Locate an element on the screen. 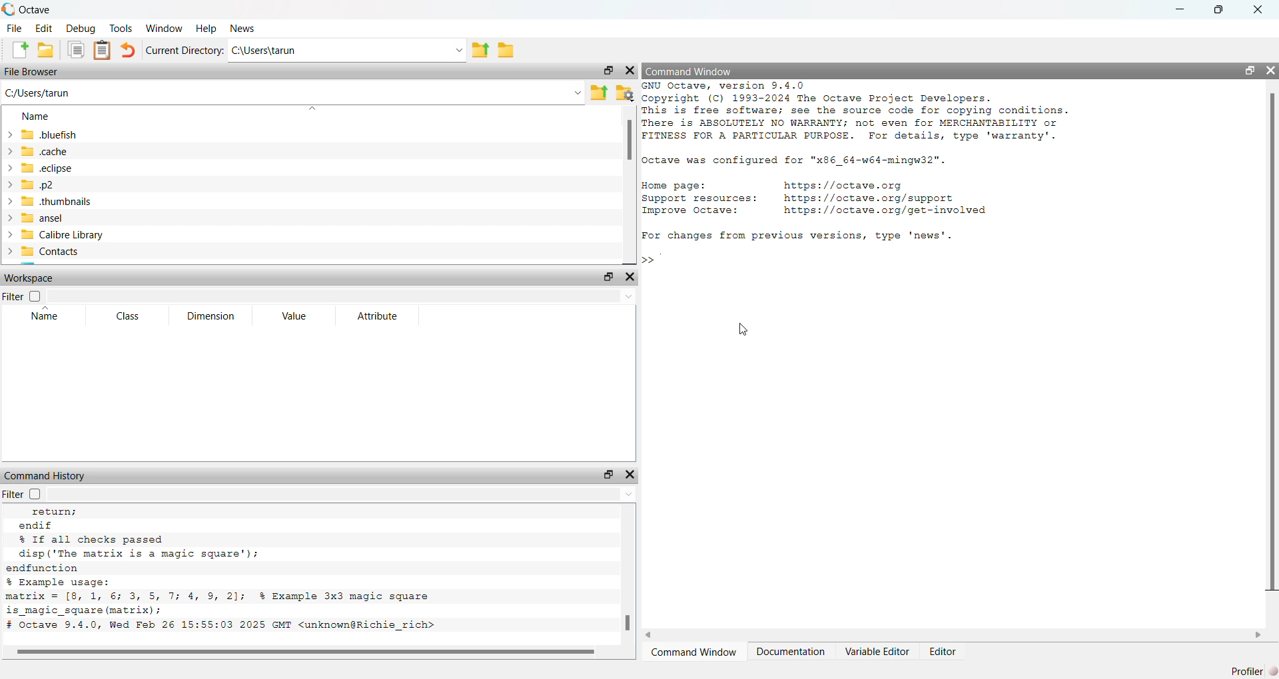 This screenshot has width=1279, height=679. New folder is located at coordinates (47, 50).